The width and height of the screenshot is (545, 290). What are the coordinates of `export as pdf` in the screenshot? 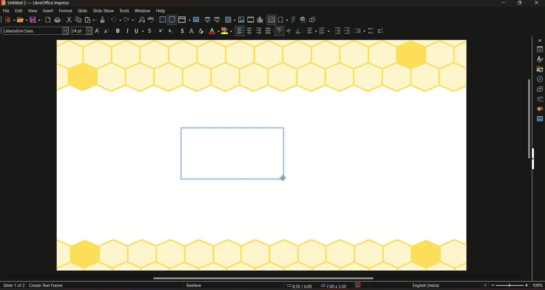 It's located at (47, 20).